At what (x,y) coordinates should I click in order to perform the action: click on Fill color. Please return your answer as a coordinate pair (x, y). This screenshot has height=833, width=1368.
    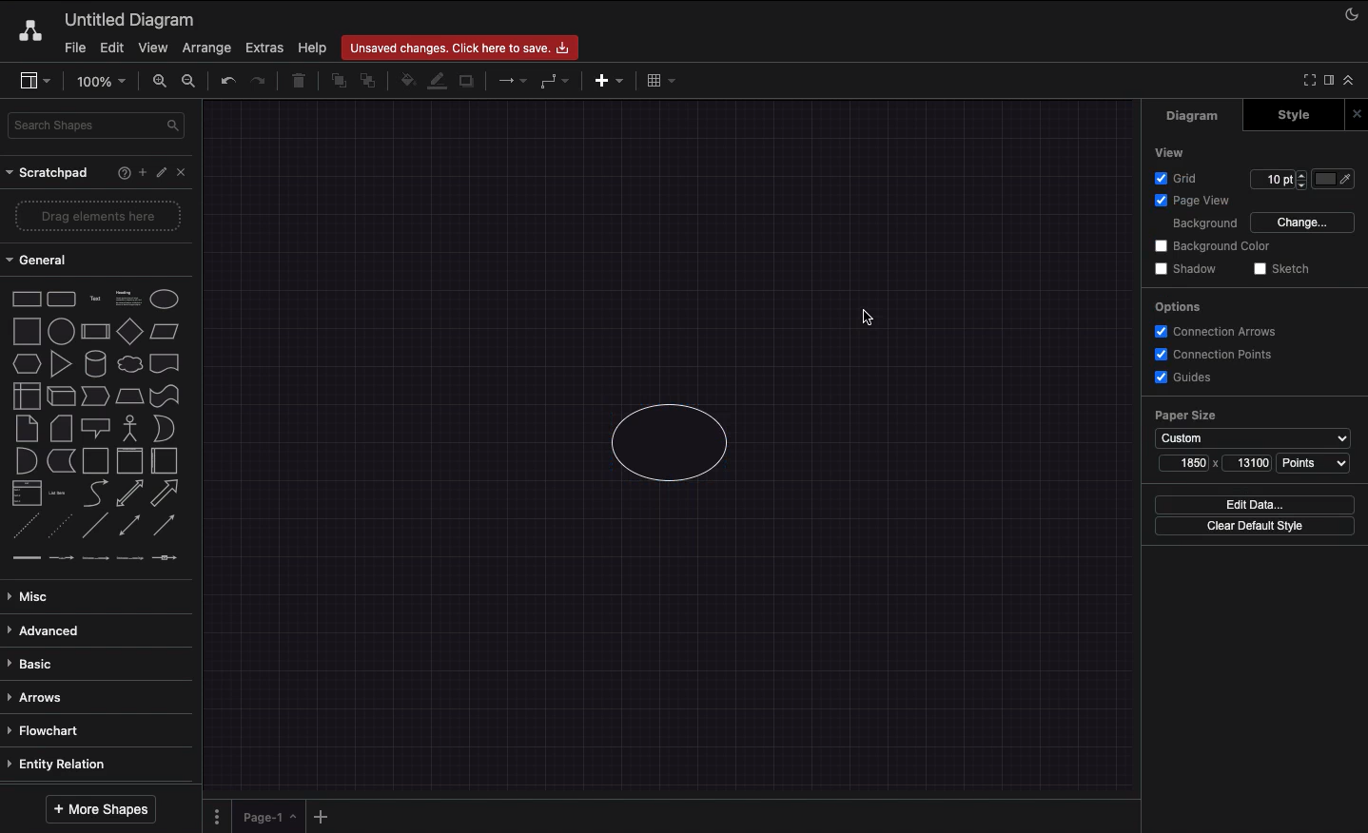
    Looking at the image, I should click on (406, 83).